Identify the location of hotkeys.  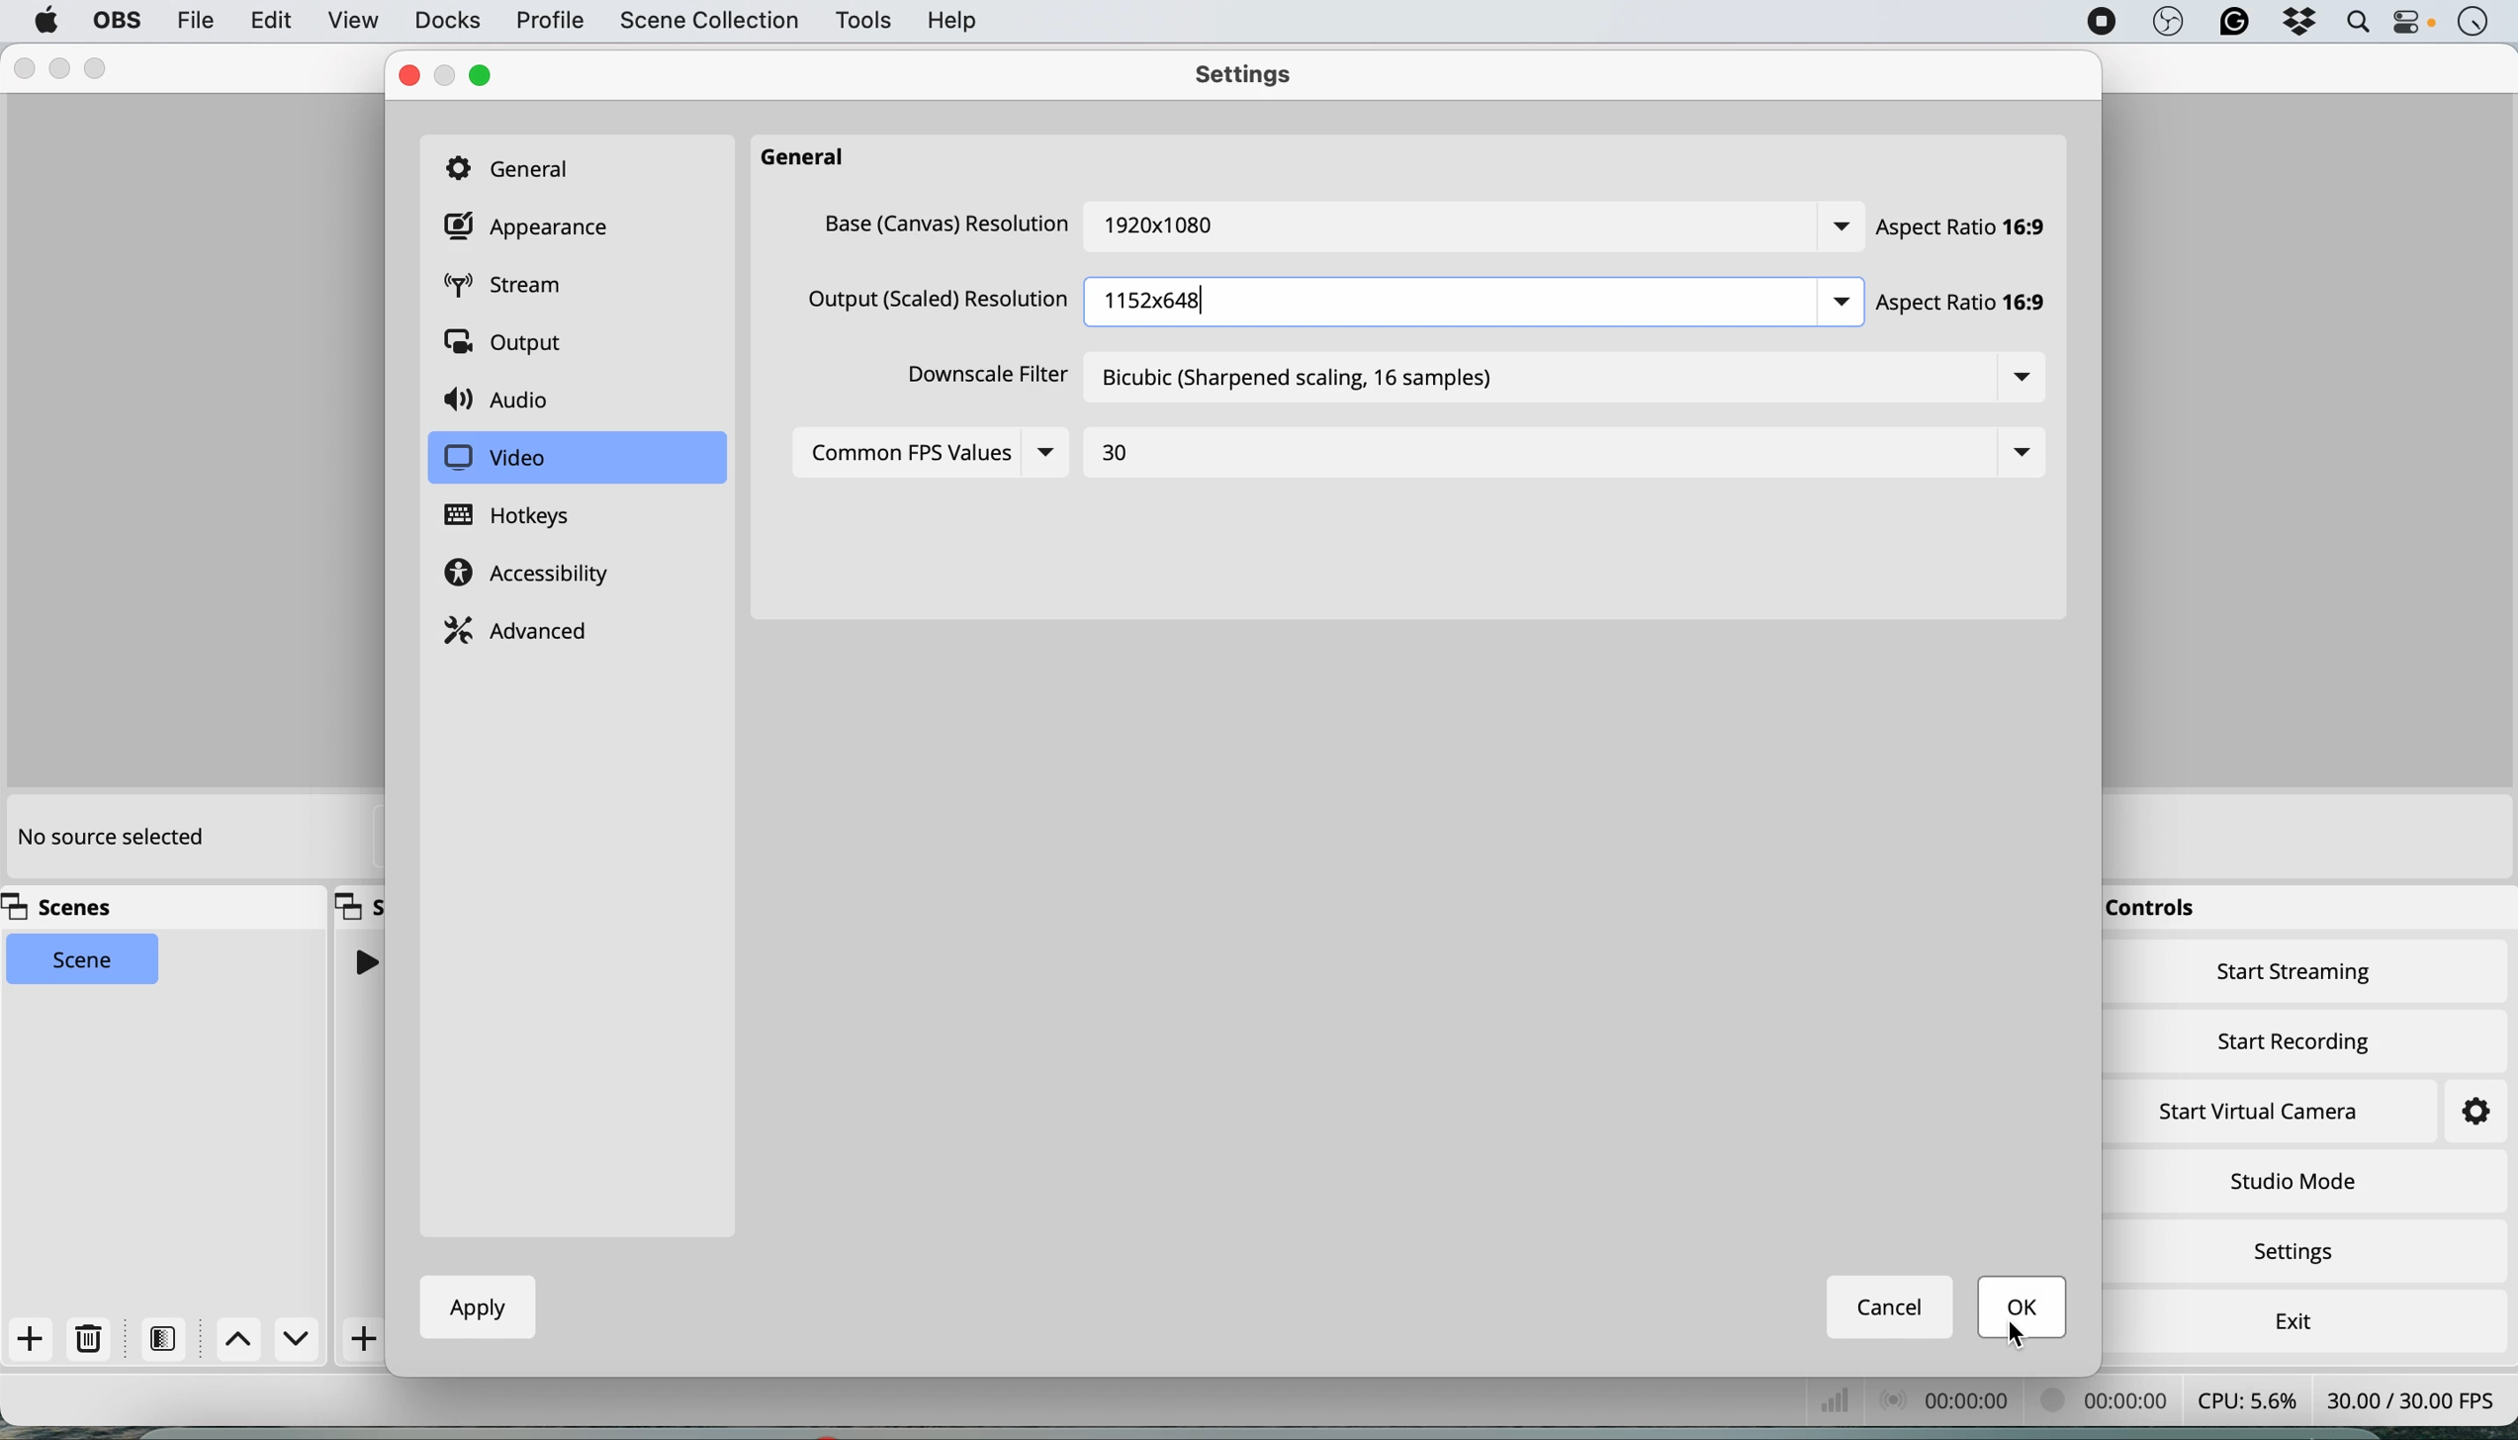
(524, 516).